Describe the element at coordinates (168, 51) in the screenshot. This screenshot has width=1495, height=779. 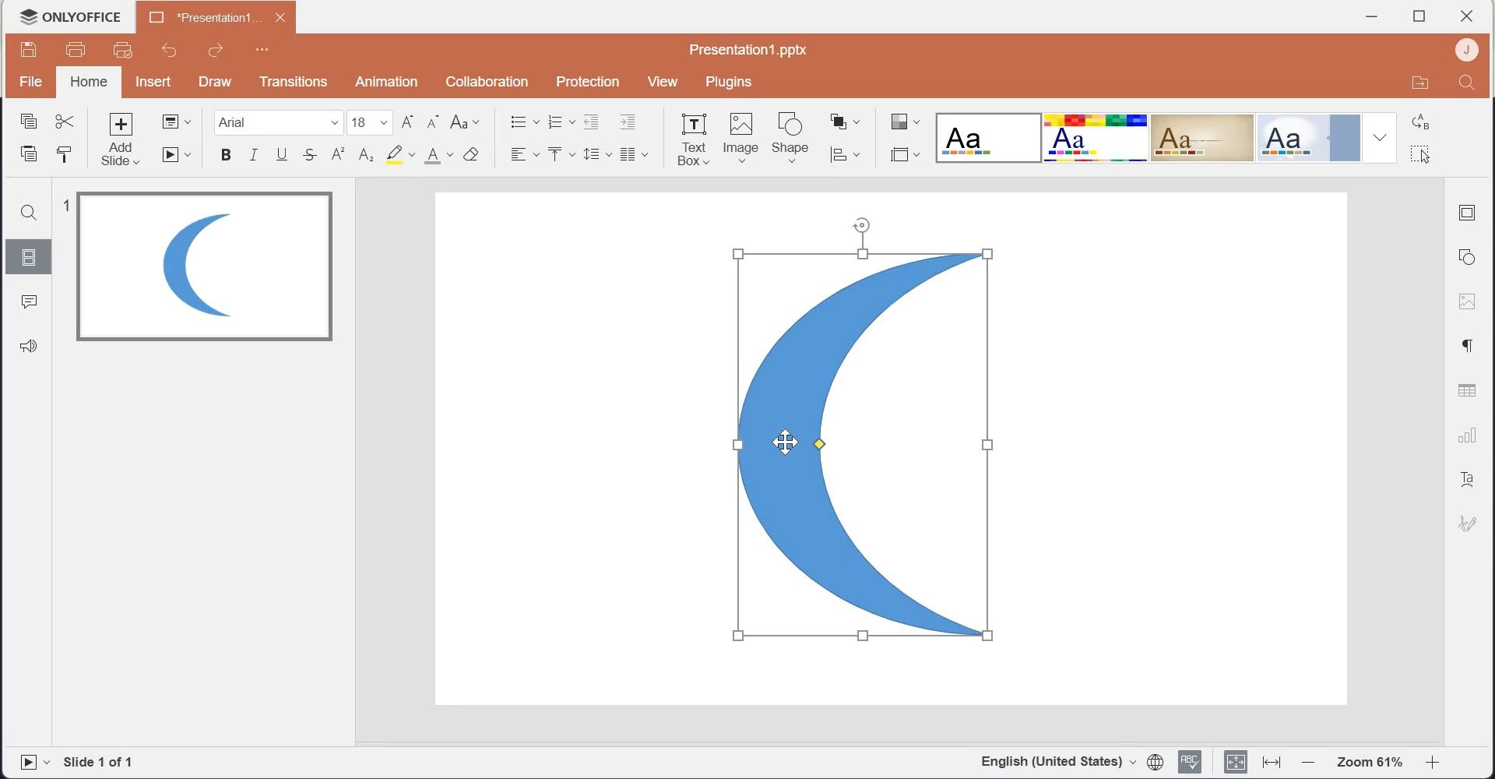
I see `Undo` at that location.